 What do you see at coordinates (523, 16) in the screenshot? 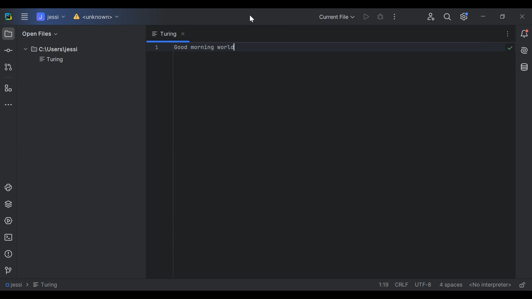
I see `Close` at bounding box center [523, 16].